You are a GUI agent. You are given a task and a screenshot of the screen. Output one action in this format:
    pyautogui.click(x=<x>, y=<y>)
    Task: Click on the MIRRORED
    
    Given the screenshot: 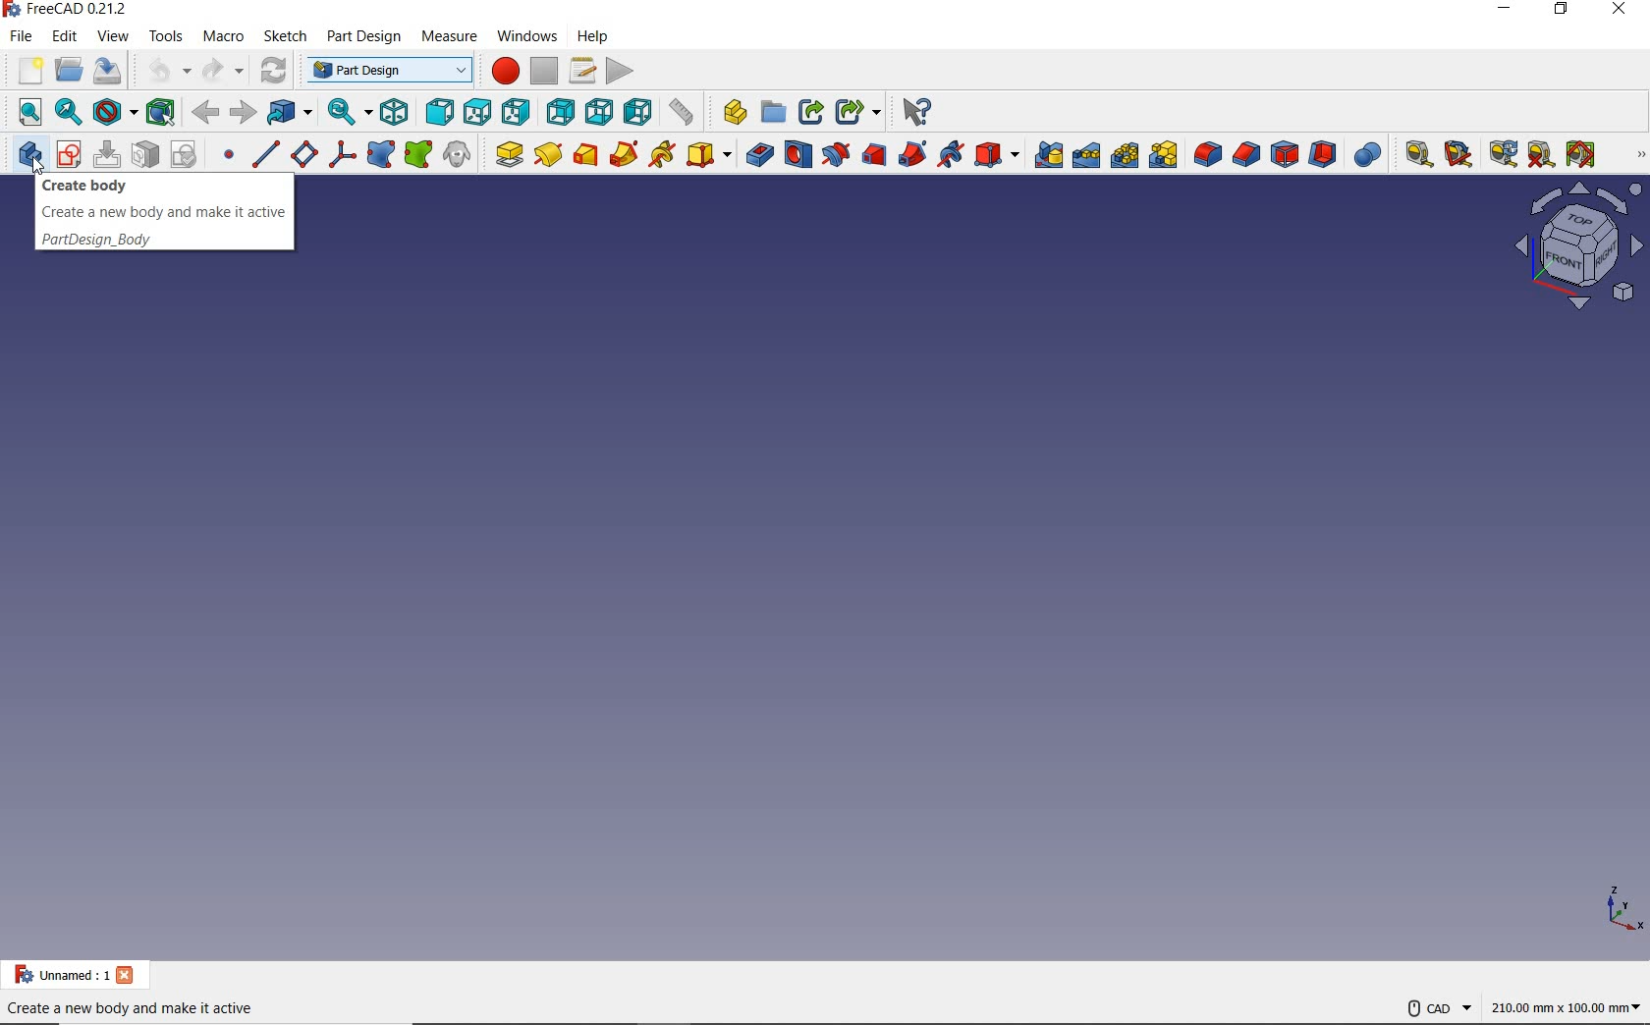 What is the action you would take?
    pyautogui.click(x=1048, y=155)
    